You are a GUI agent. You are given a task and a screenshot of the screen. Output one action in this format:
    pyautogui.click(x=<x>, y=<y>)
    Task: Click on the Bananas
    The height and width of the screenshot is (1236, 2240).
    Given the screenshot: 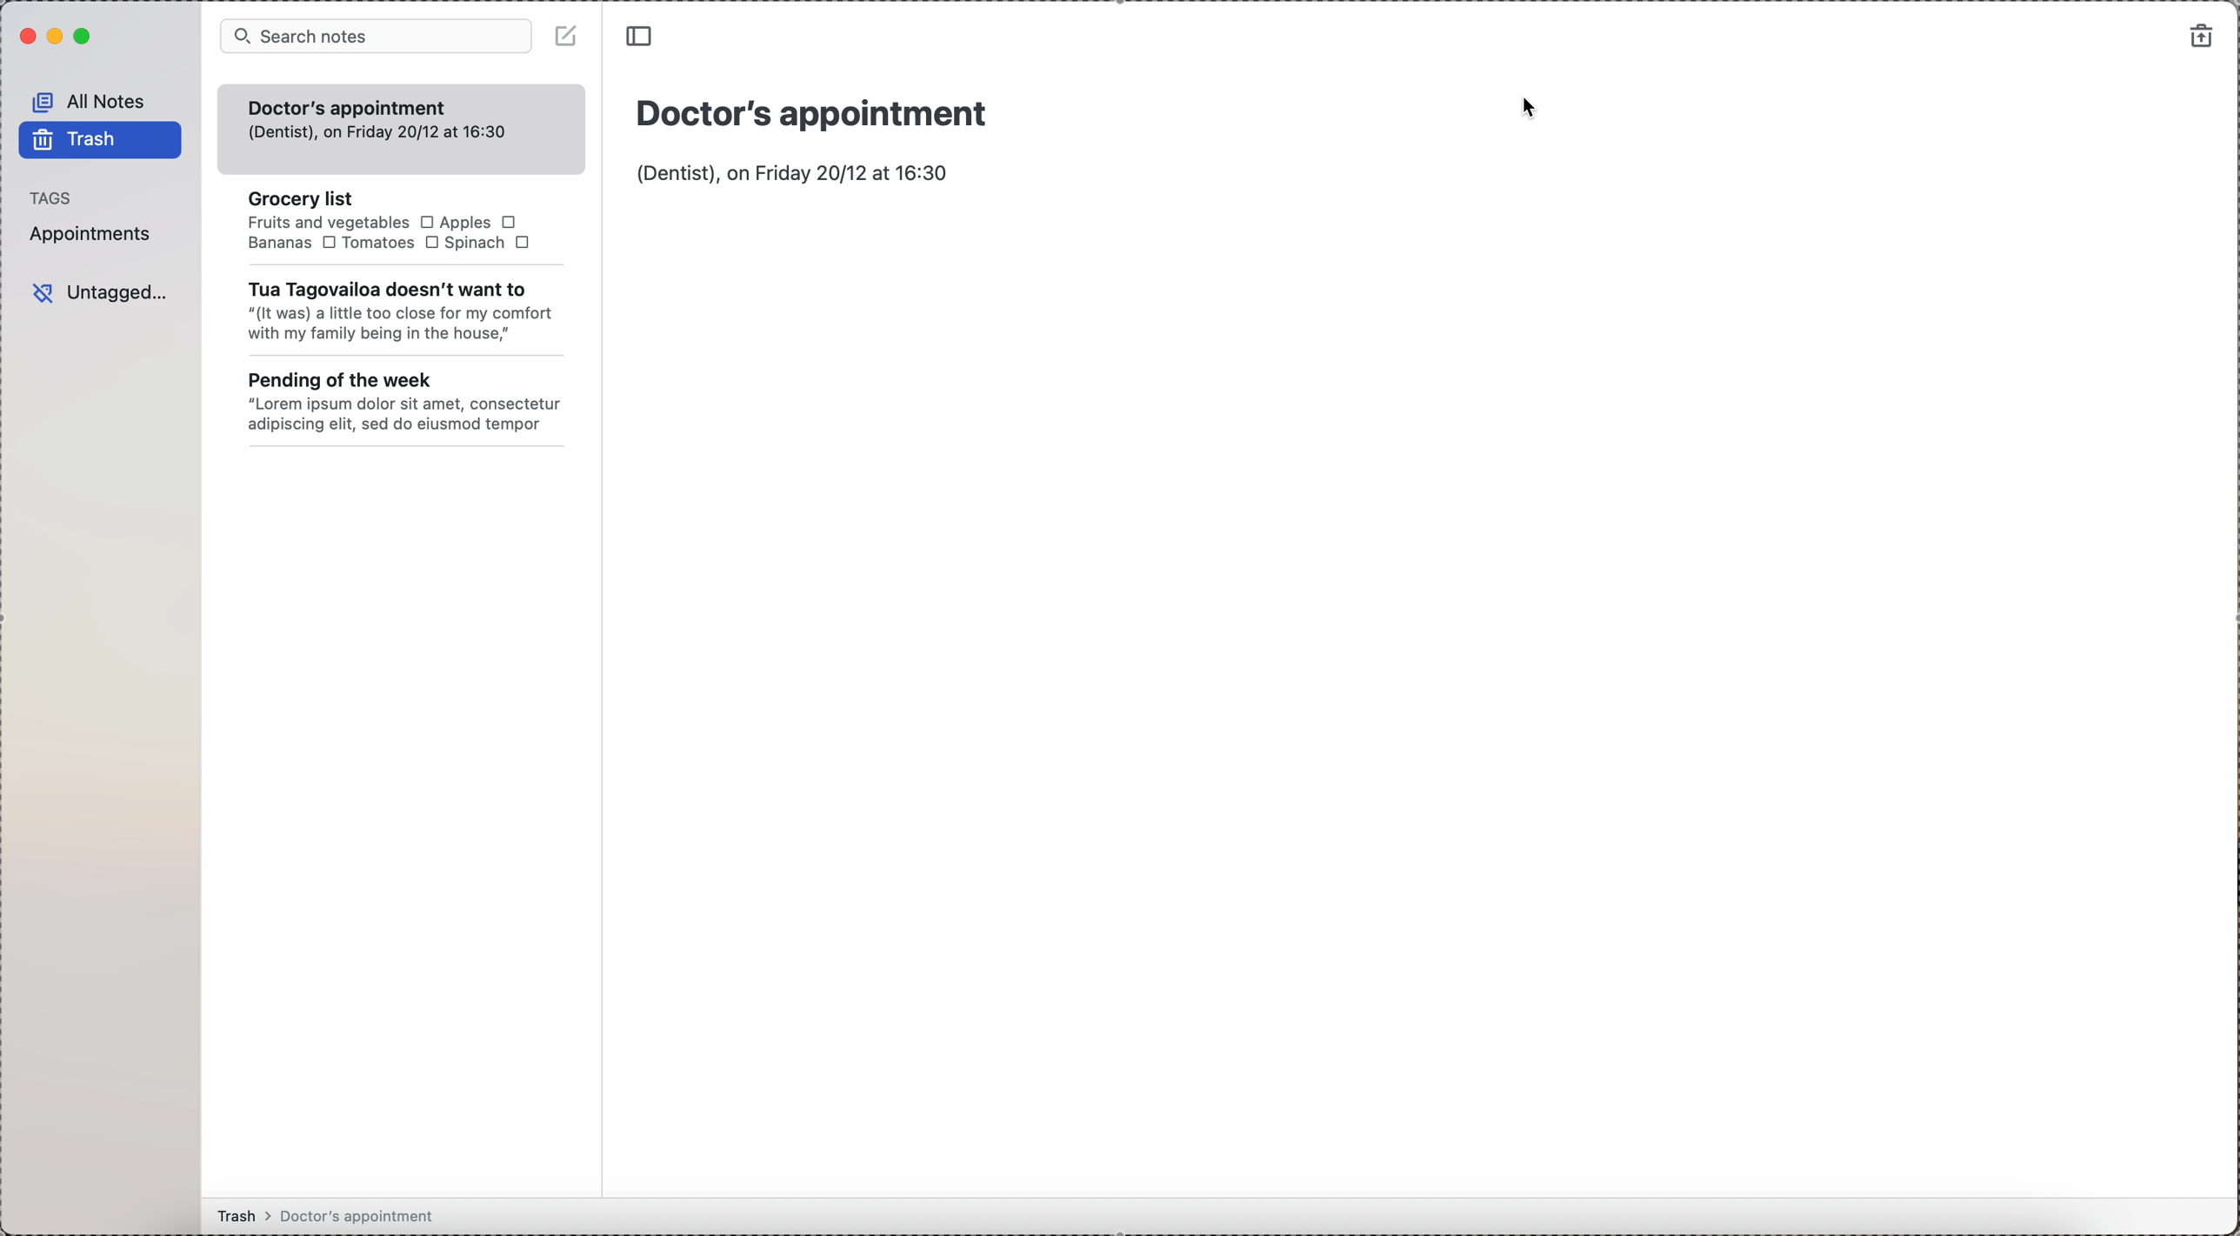 What is the action you would take?
    pyautogui.click(x=290, y=243)
    